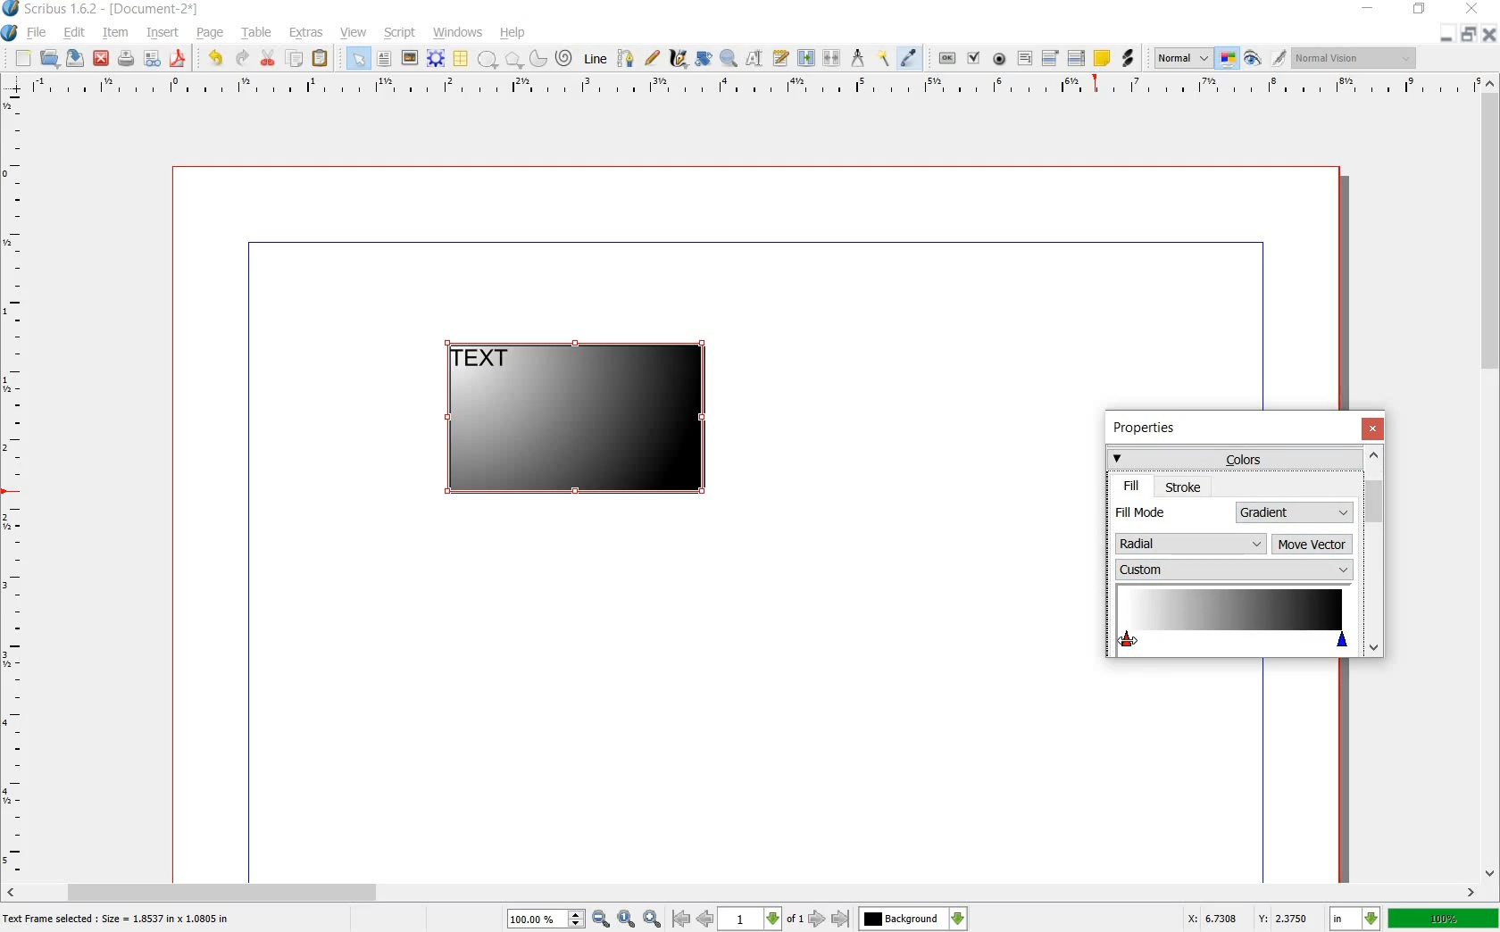  I want to click on cursor, so click(1131, 640).